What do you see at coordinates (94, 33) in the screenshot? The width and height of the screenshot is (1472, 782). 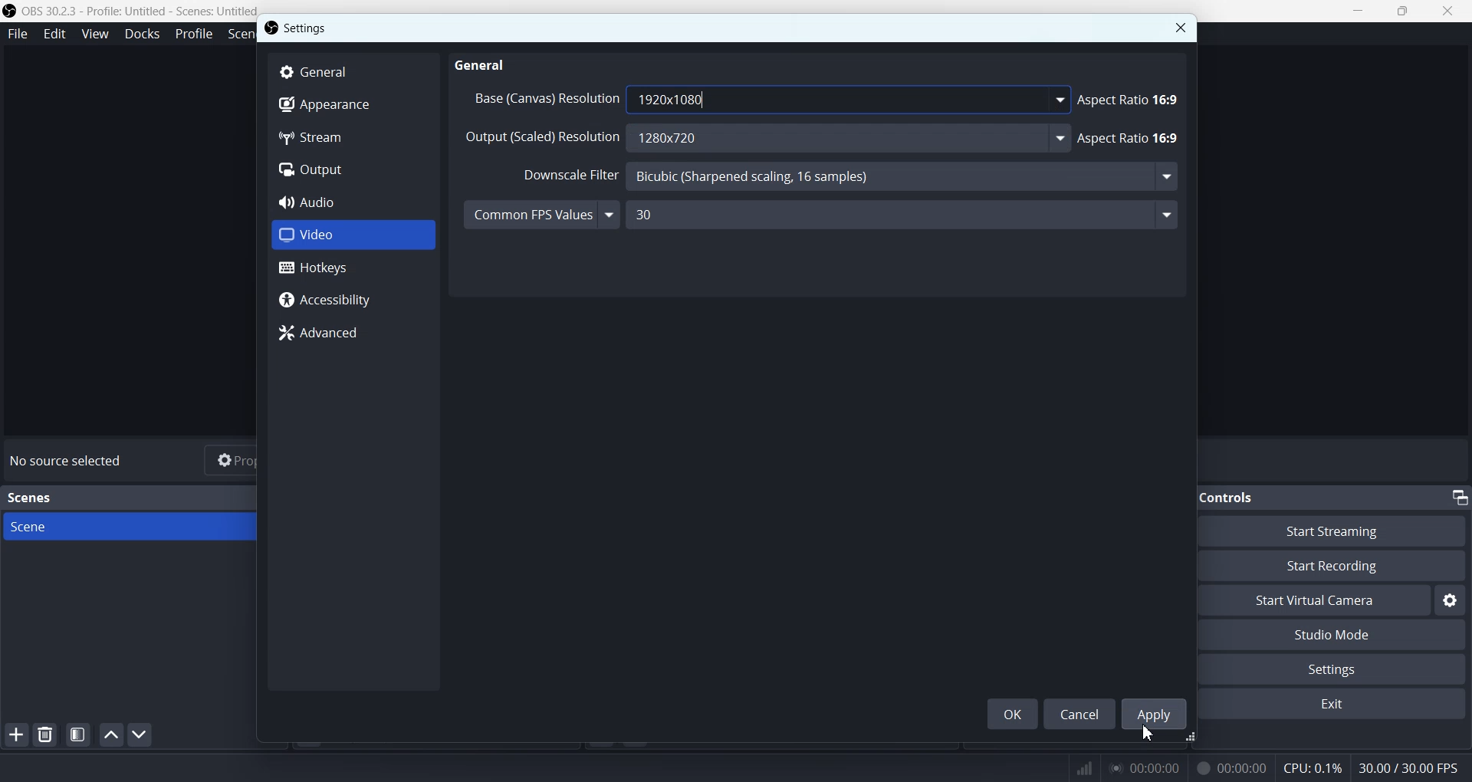 I see `View` at bounding box center [94, 33].